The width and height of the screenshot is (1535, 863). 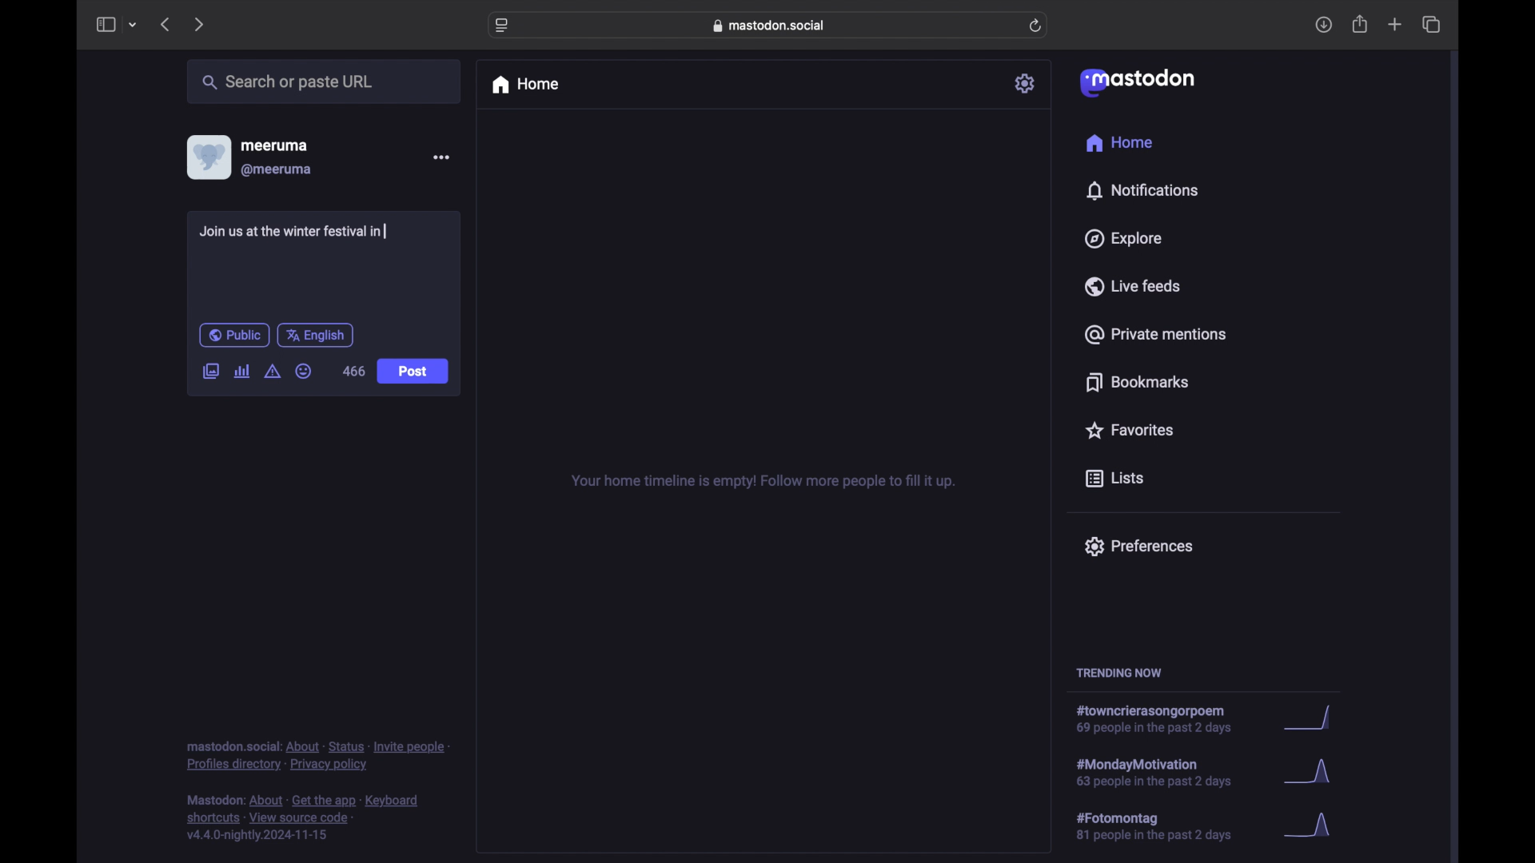 I want to click on tab group picker, so click(x=133, y=26).